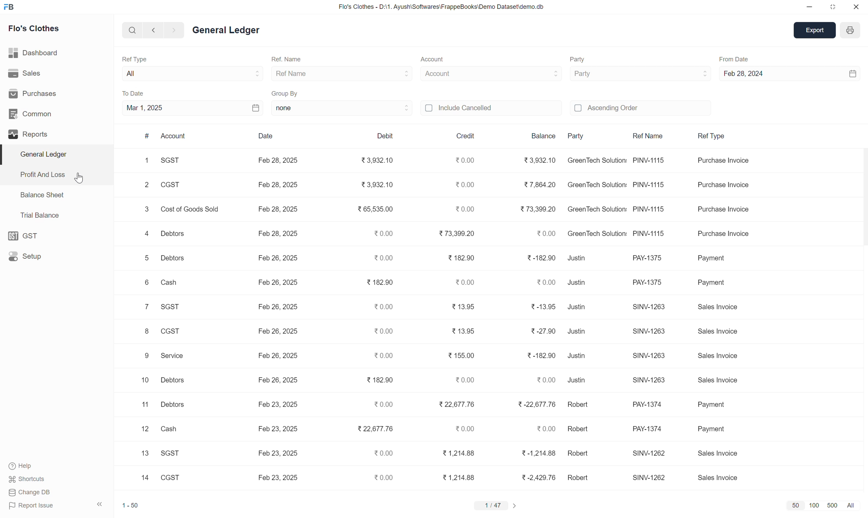 The height and width of the screenshot is (518, 868). What do you see at coordinates (380, 381) in the screenshot?
I see `₹182.90` at bounding box center [380, 381].